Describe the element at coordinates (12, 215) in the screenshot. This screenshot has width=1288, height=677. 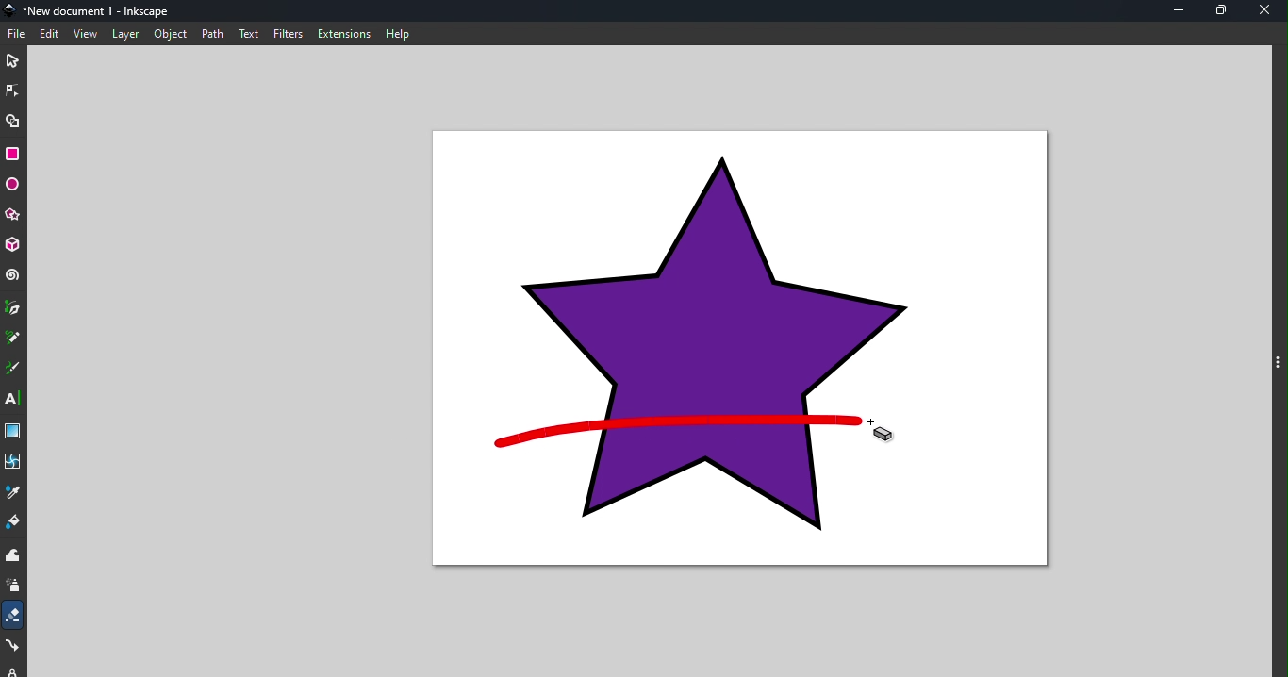
I see `star/polygon` at that location.